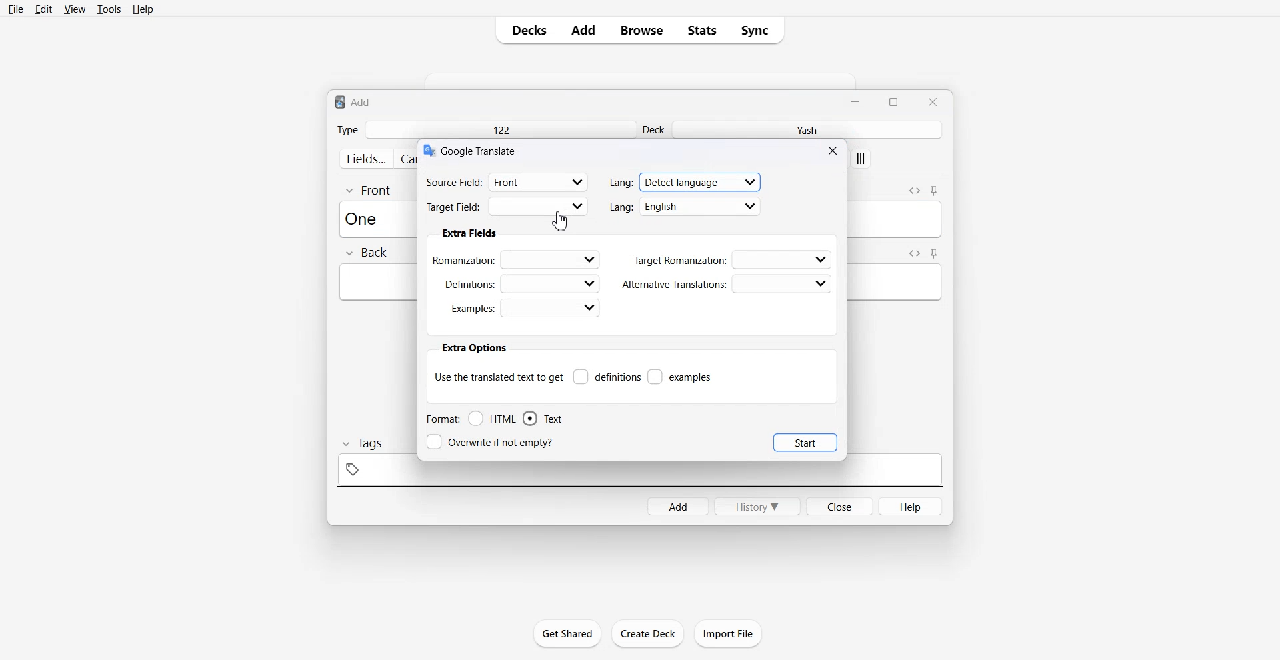  What do you see at coordinates (109, 9) in the screenshot?
I see `Tools` at bounding box center [109, 9].